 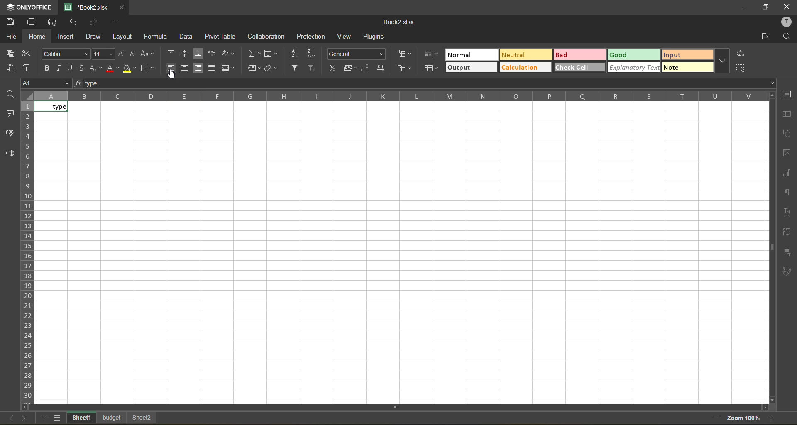 I want to click on print, so click(x=31, y=22).